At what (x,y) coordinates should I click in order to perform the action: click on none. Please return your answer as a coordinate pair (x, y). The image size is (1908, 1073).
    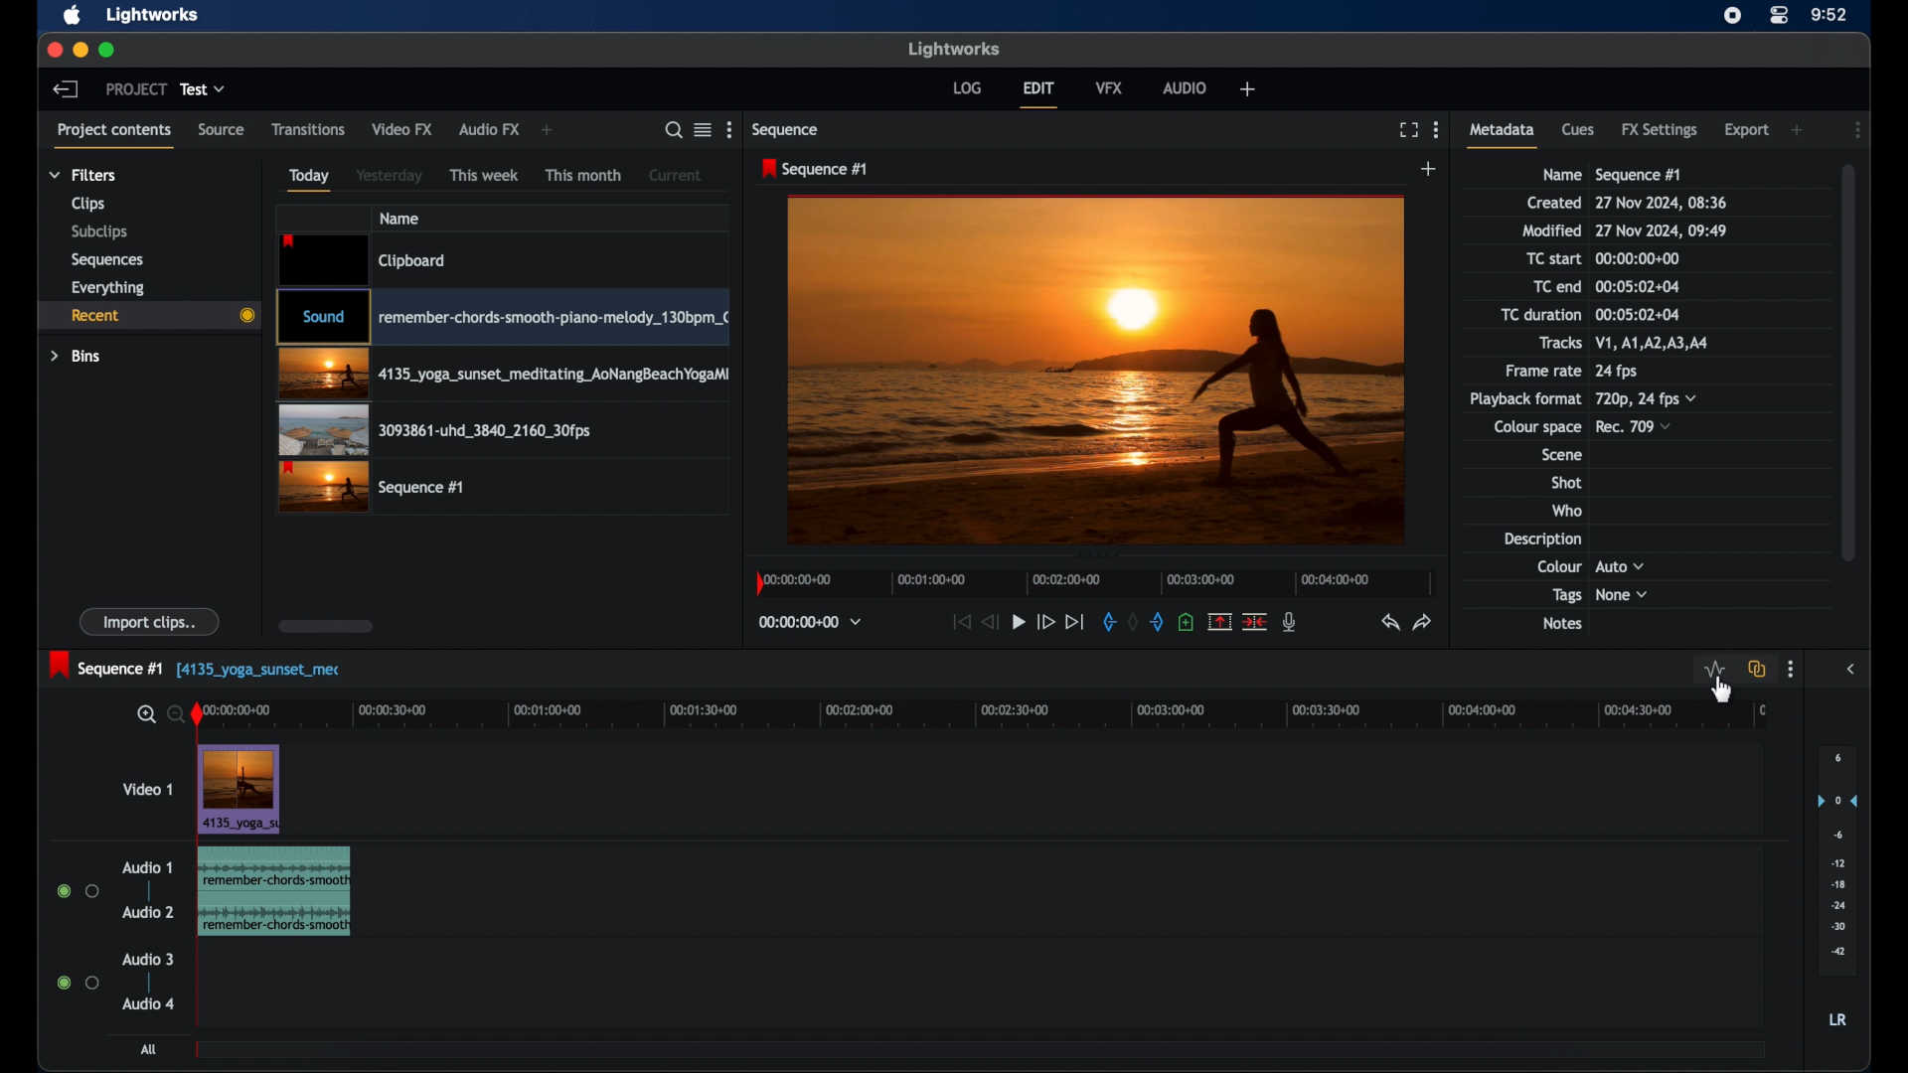
    Looking at the image, I should click on (1623, 595).